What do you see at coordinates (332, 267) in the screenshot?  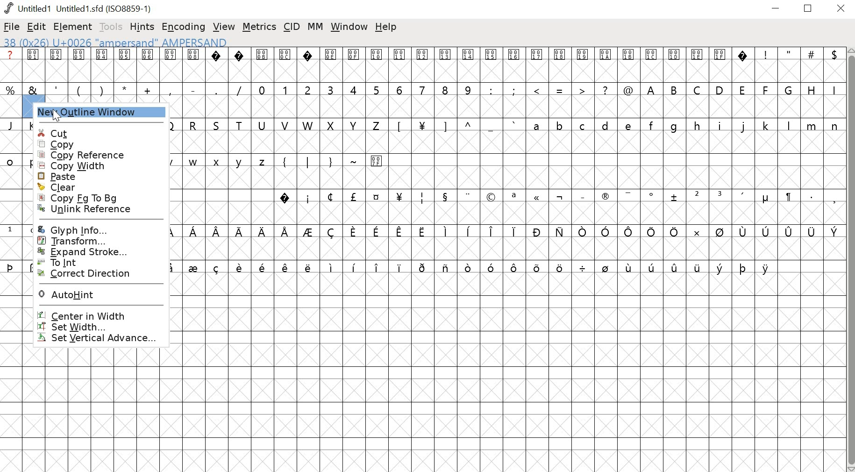 I see `symbol` at bounding box center [332, 267].